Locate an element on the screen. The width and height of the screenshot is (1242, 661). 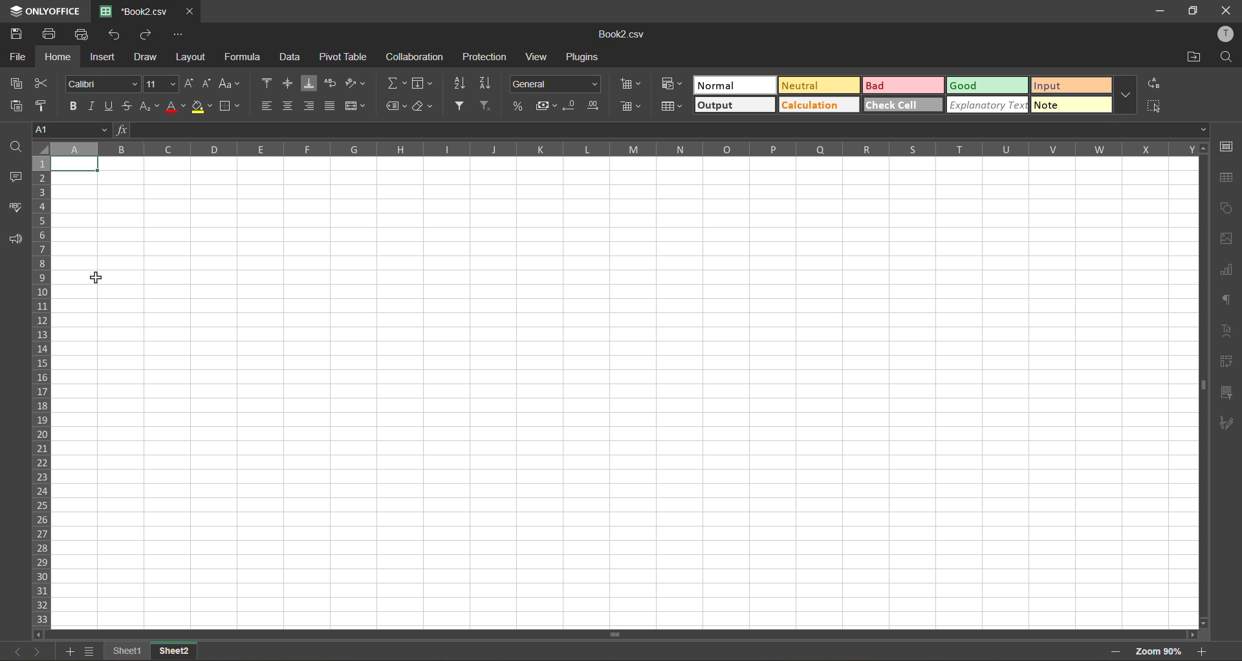
feedback is located at coordinates (13, 241).